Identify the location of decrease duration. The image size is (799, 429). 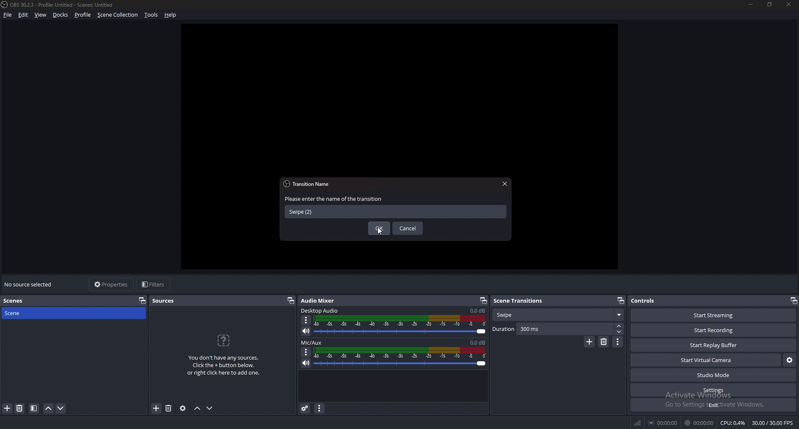
(620, 332).